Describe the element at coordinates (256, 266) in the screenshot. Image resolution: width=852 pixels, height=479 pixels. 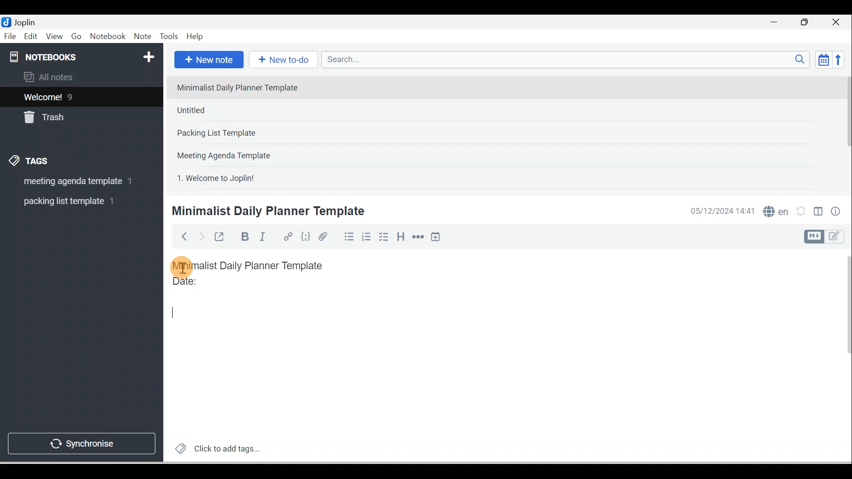
I see `Minimalist Daily Planner Template` at that location.